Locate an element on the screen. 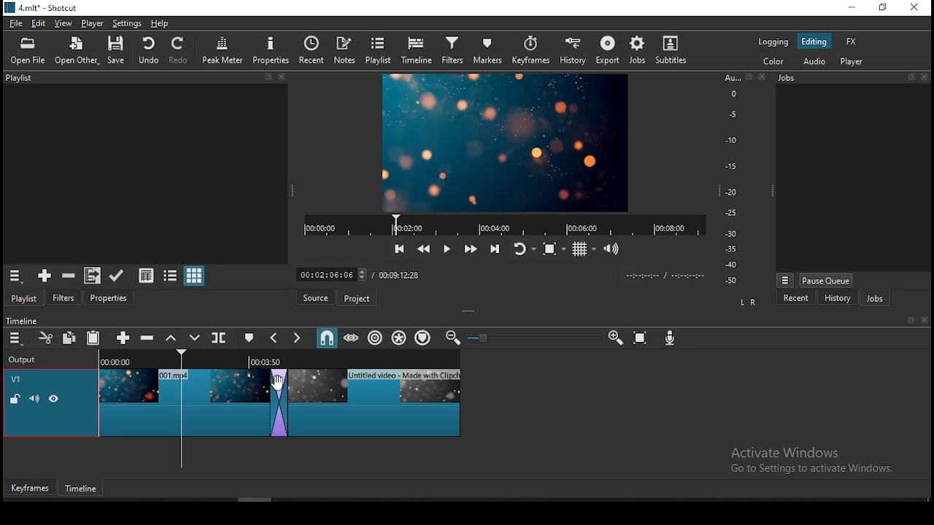 Image resolution: width=934 pixels, height=525 pixels. jobs is located at coordinates (855, 78).